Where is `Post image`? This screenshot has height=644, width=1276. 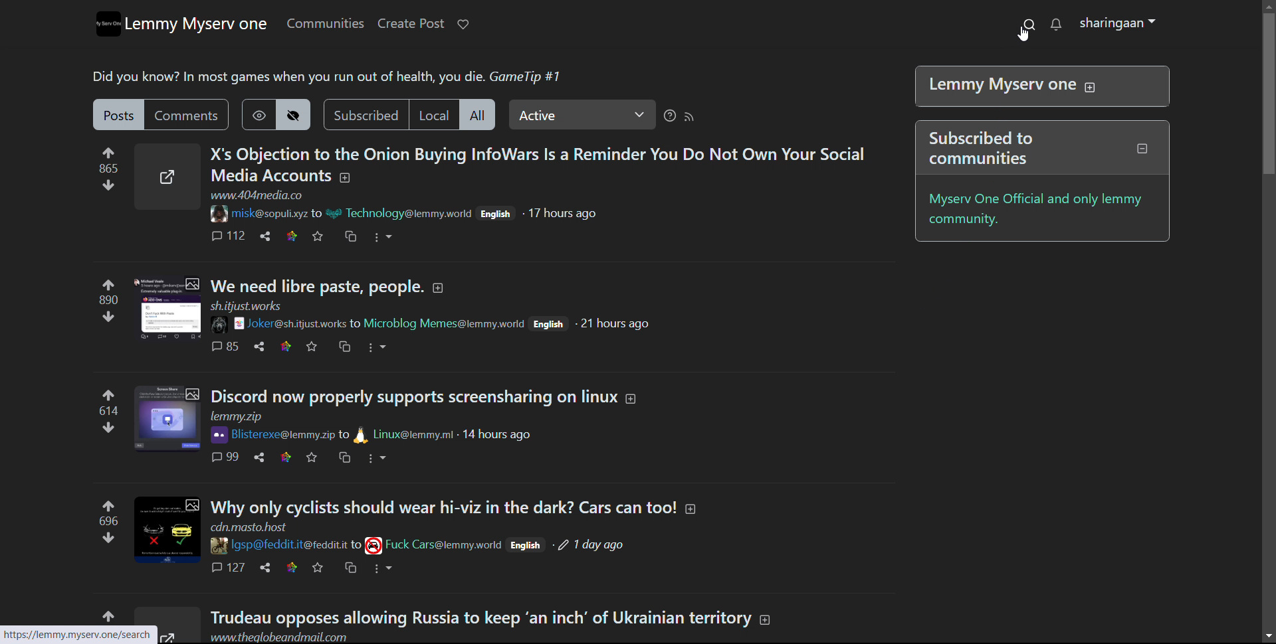 Post image is located at coordinates (162, 528).